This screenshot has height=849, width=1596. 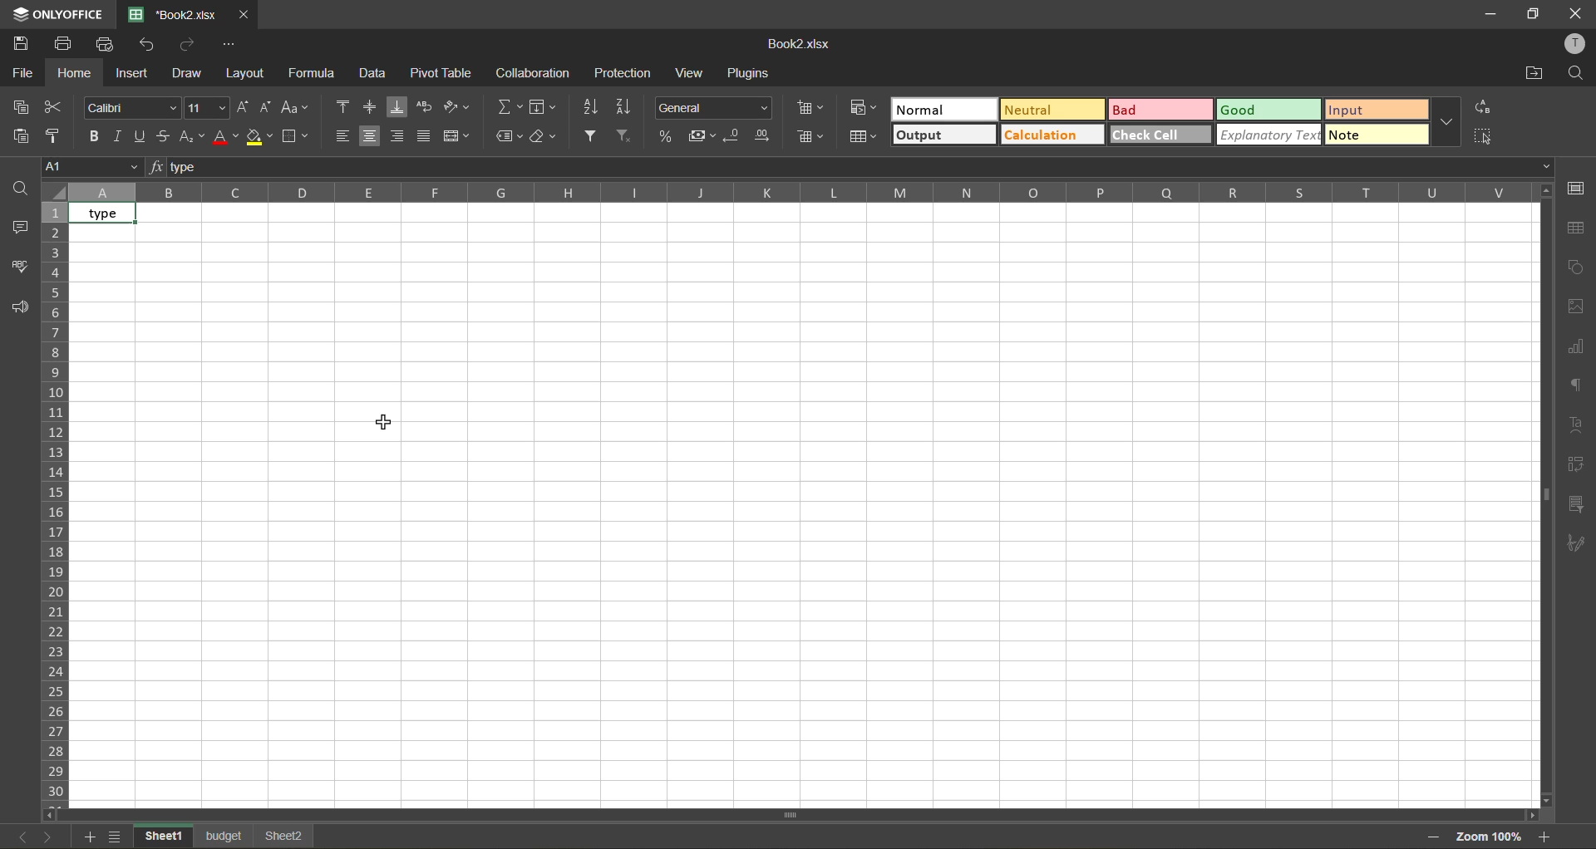 I want to click on replace, so click(x=1486, y=106).